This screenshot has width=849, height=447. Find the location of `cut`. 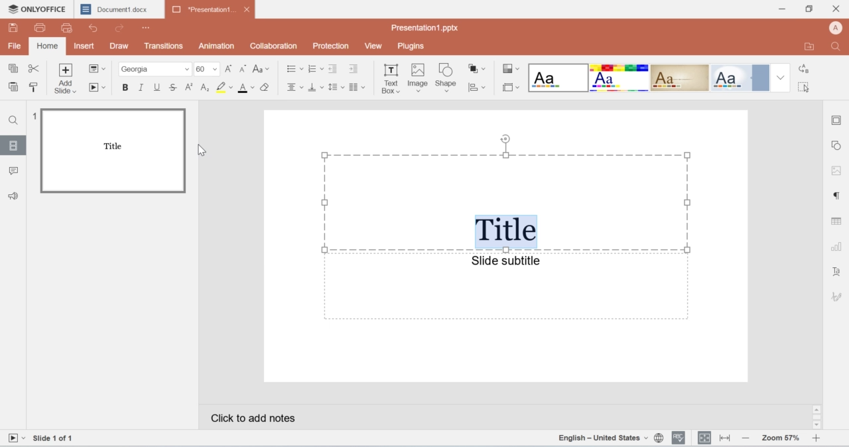

cut is located at coordinates (34, 70).